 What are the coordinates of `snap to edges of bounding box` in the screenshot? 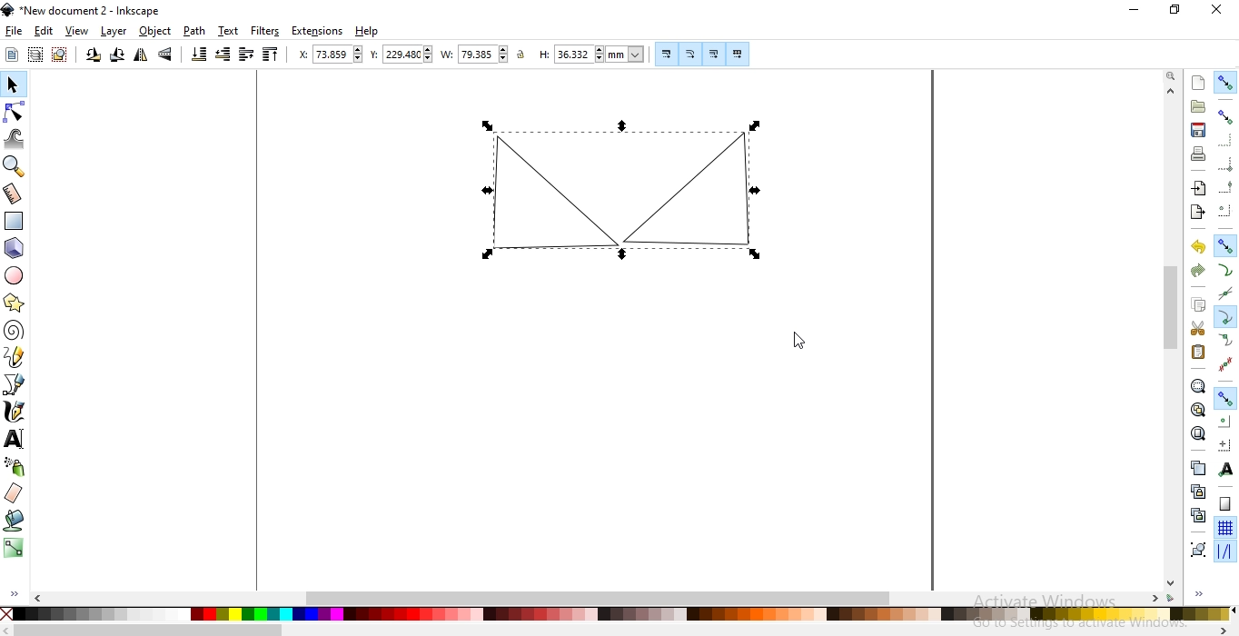 It's located at (1224, 138).